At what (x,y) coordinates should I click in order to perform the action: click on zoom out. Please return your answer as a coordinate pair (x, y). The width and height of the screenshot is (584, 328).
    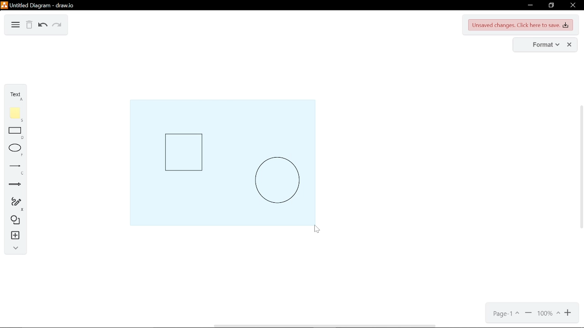
    Looking at the image, I should click on (528, 314).